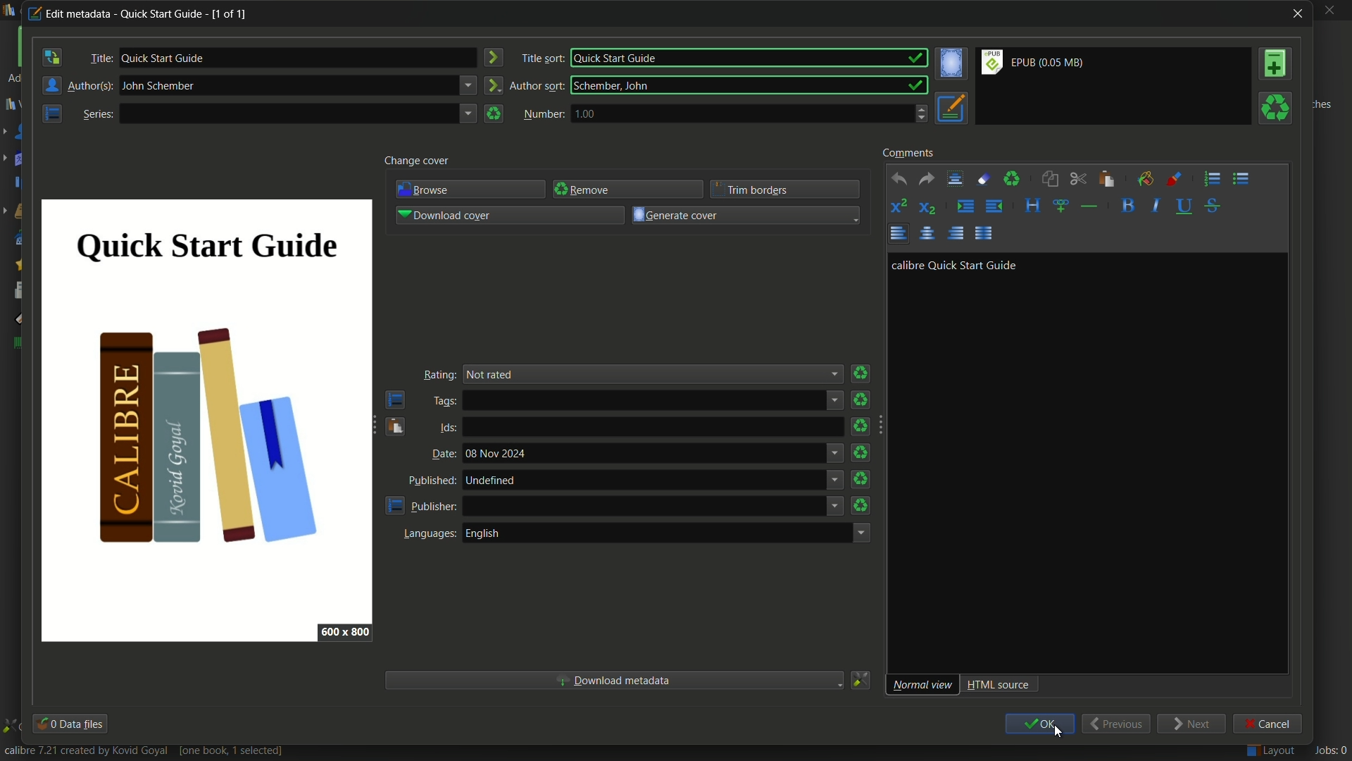  Describe the element at coordinates (860, 401) in the screenshot. I see `remove` at that location.